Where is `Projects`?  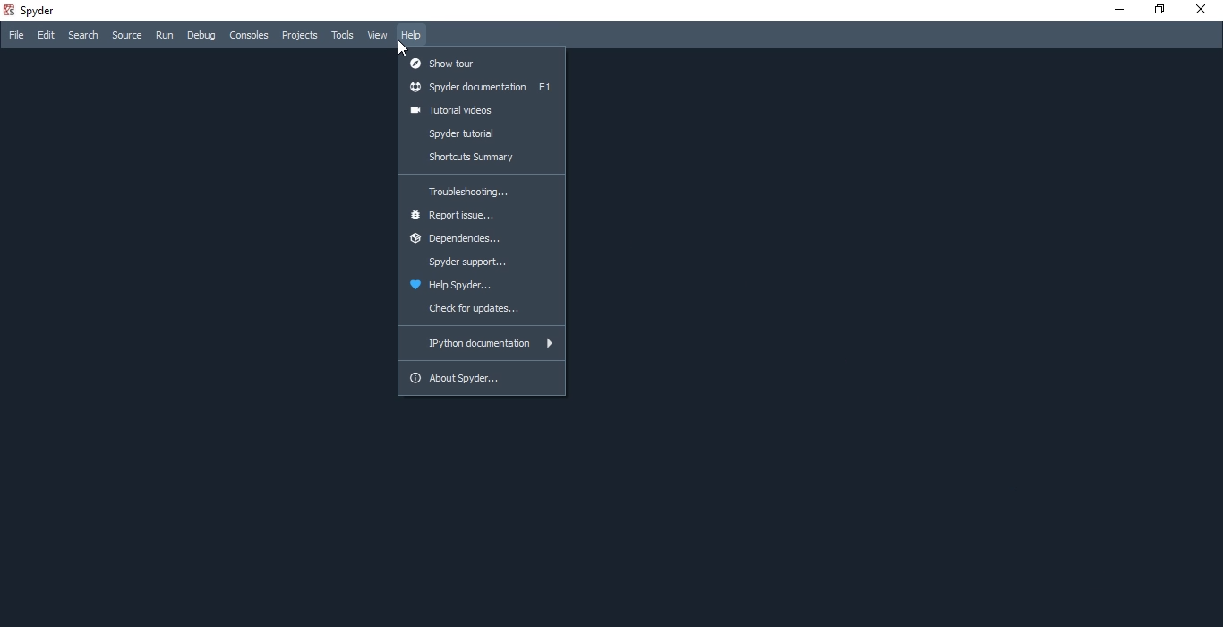 Projects is located at coordinates (301, 37).